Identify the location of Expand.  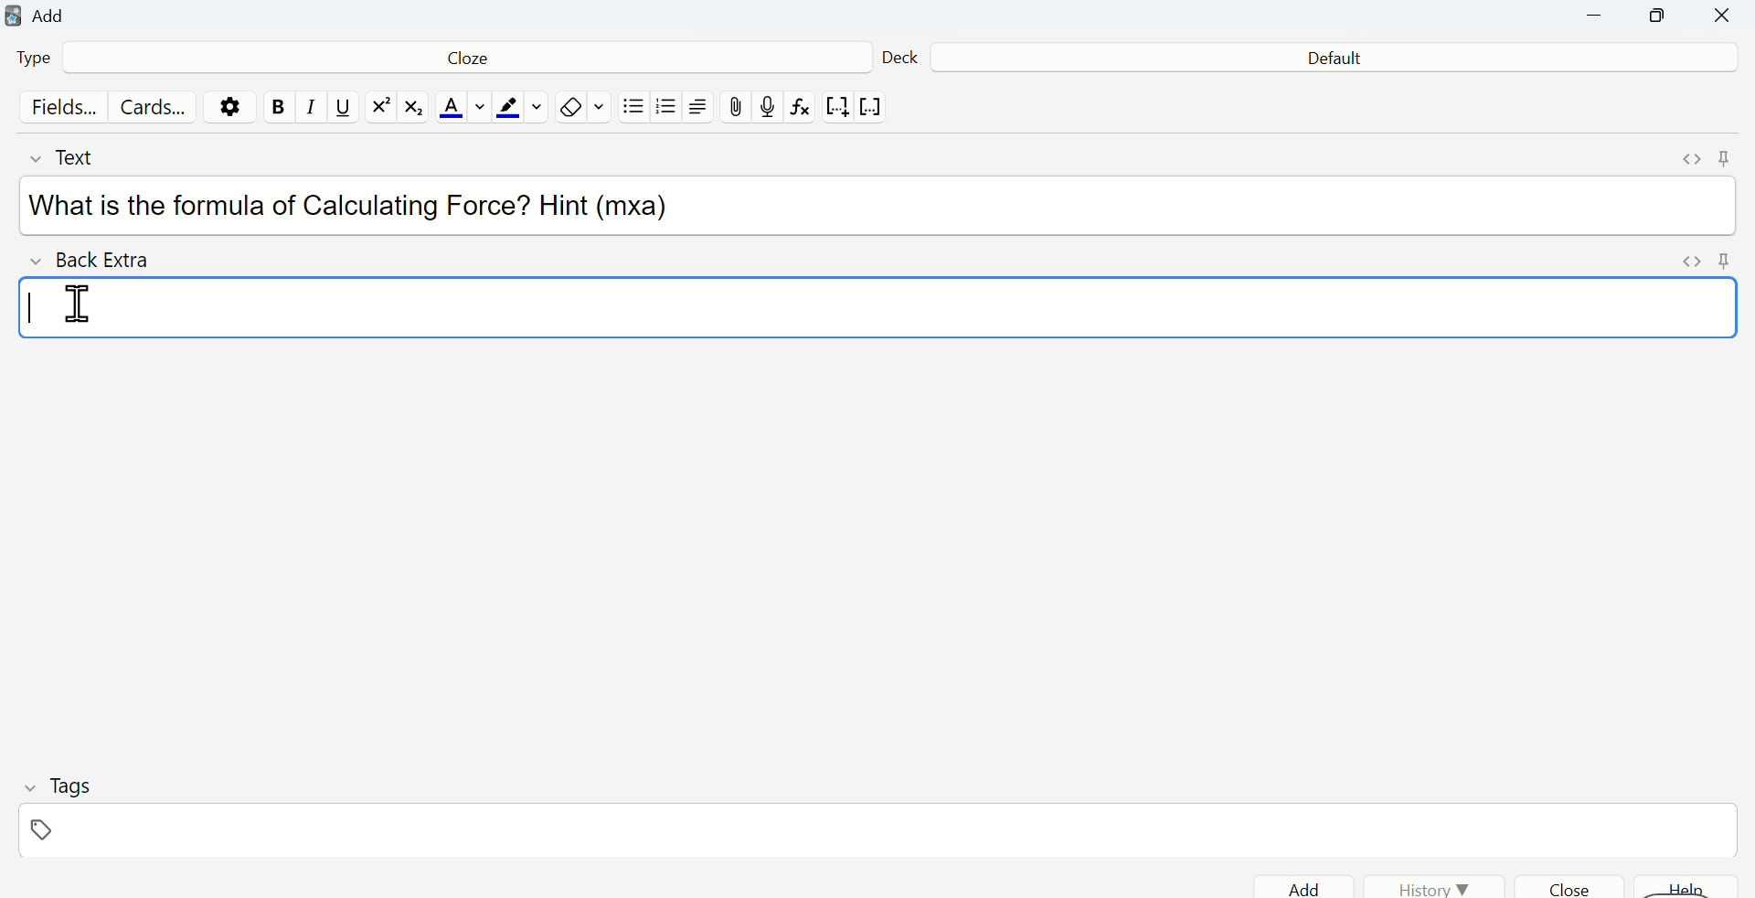
(1690, 262).